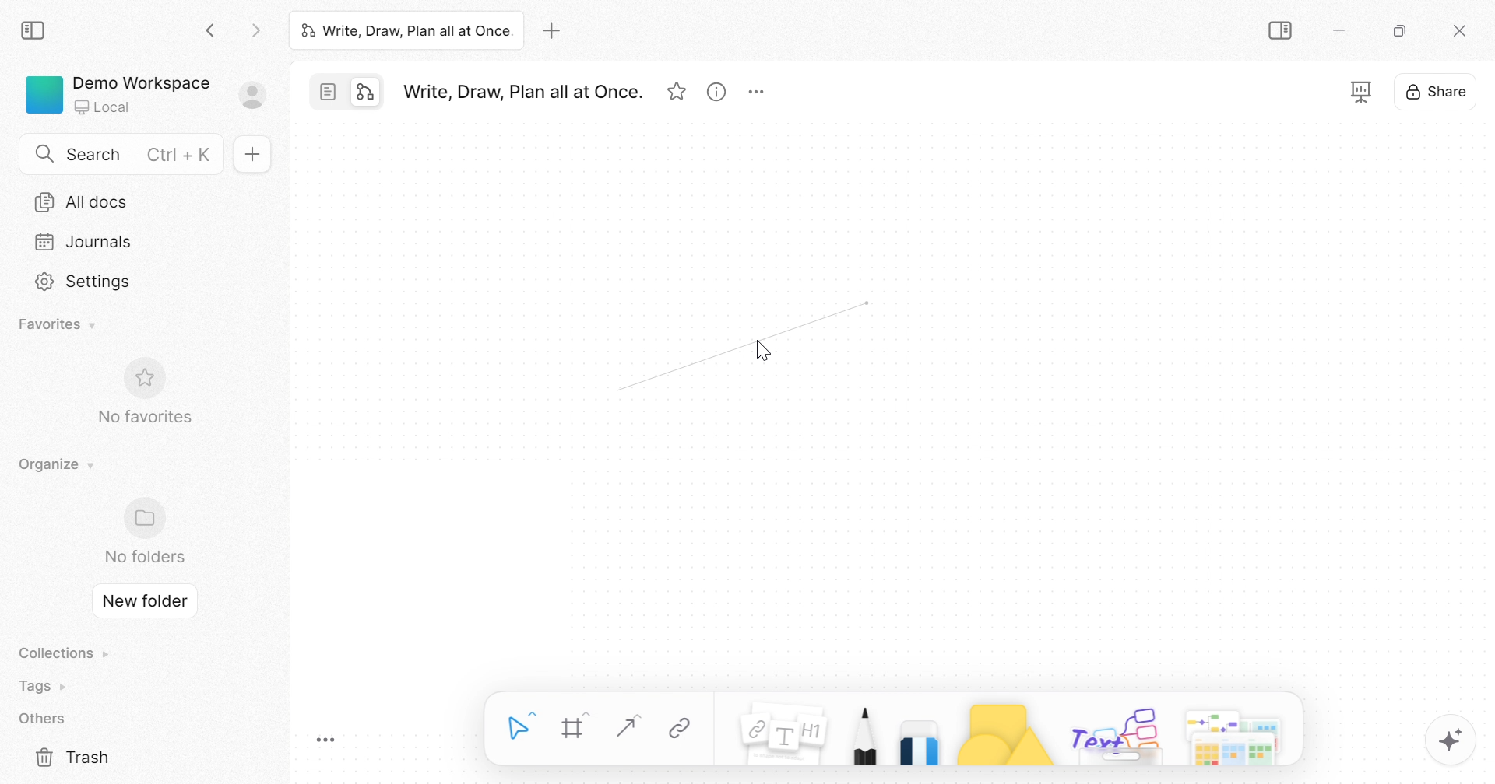 The image size is (1495, 784). I want to click on Sign in, so click(261, 96).